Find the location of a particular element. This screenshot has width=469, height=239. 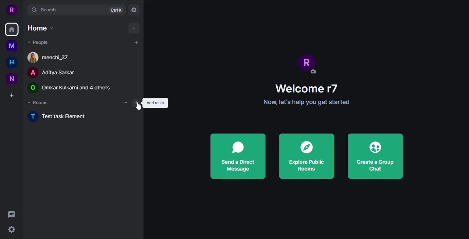

myspace is located at coordinates (12, 46).